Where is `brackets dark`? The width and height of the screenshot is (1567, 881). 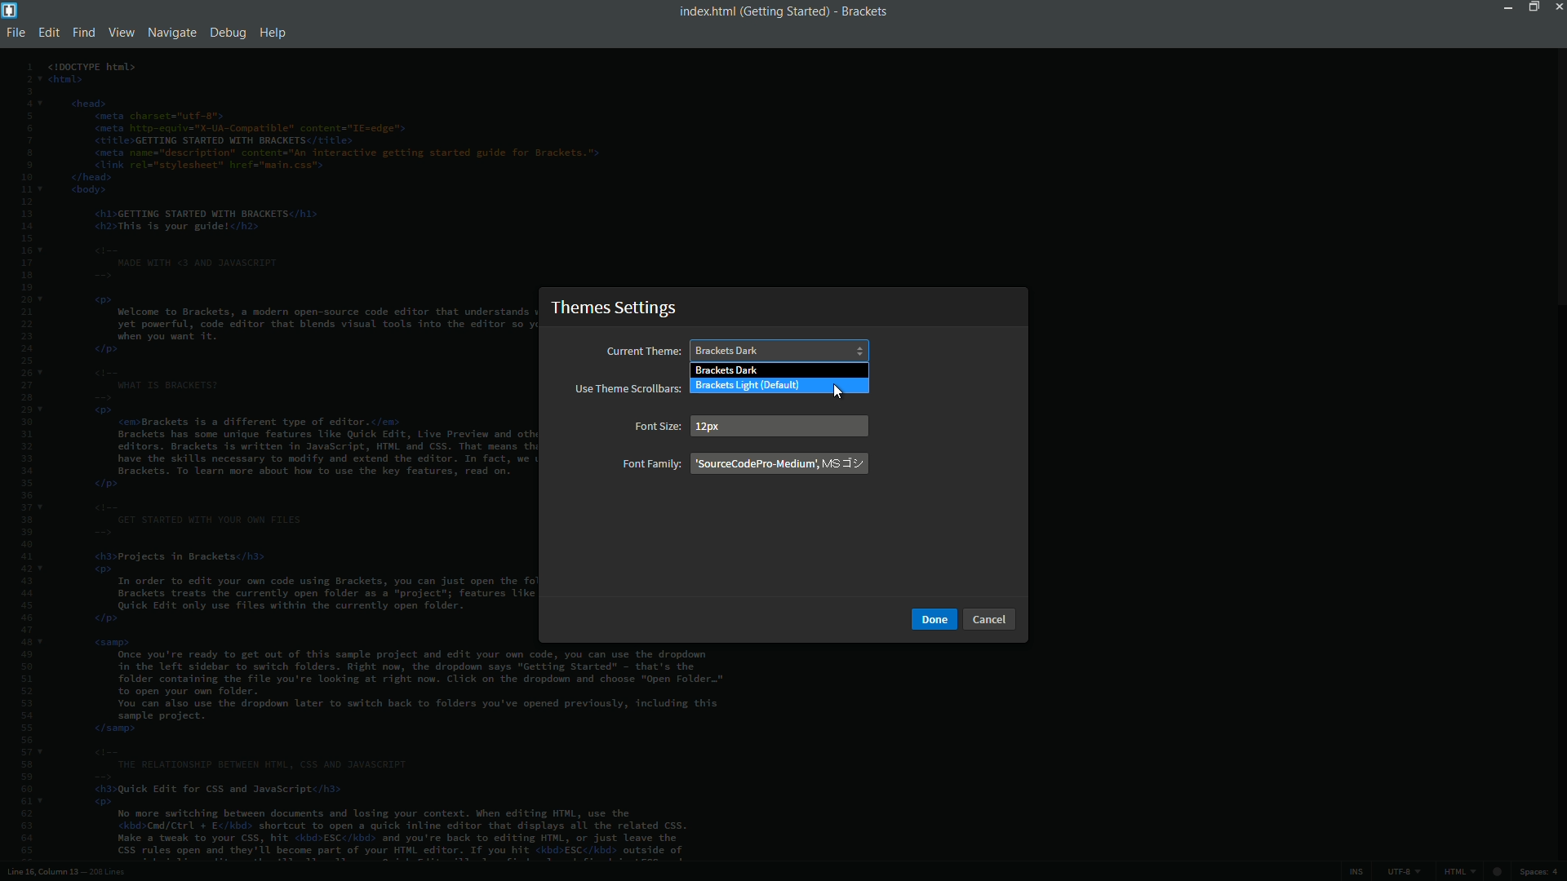
brackets dark is located at coordinates (726, 370).